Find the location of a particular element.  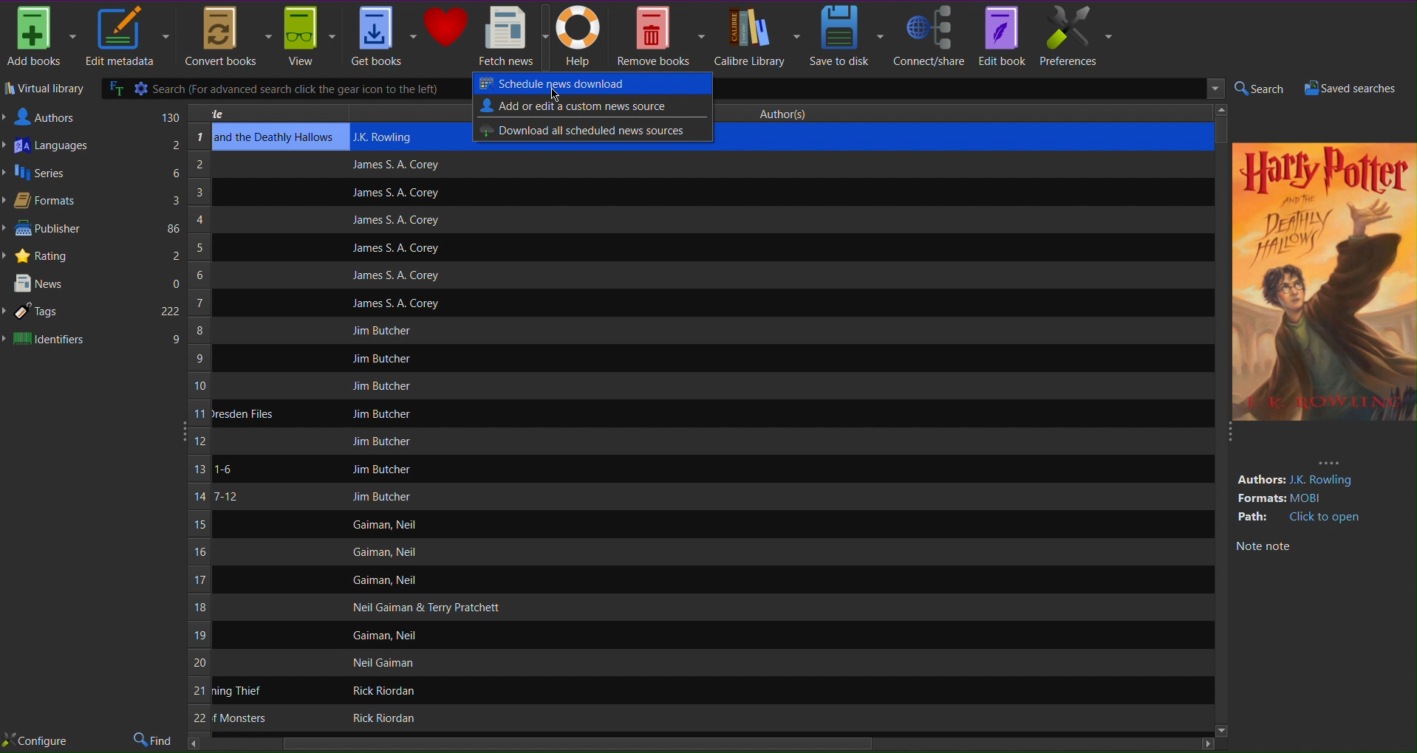

Gaiman, Neil is located at coordinates (390, 635).